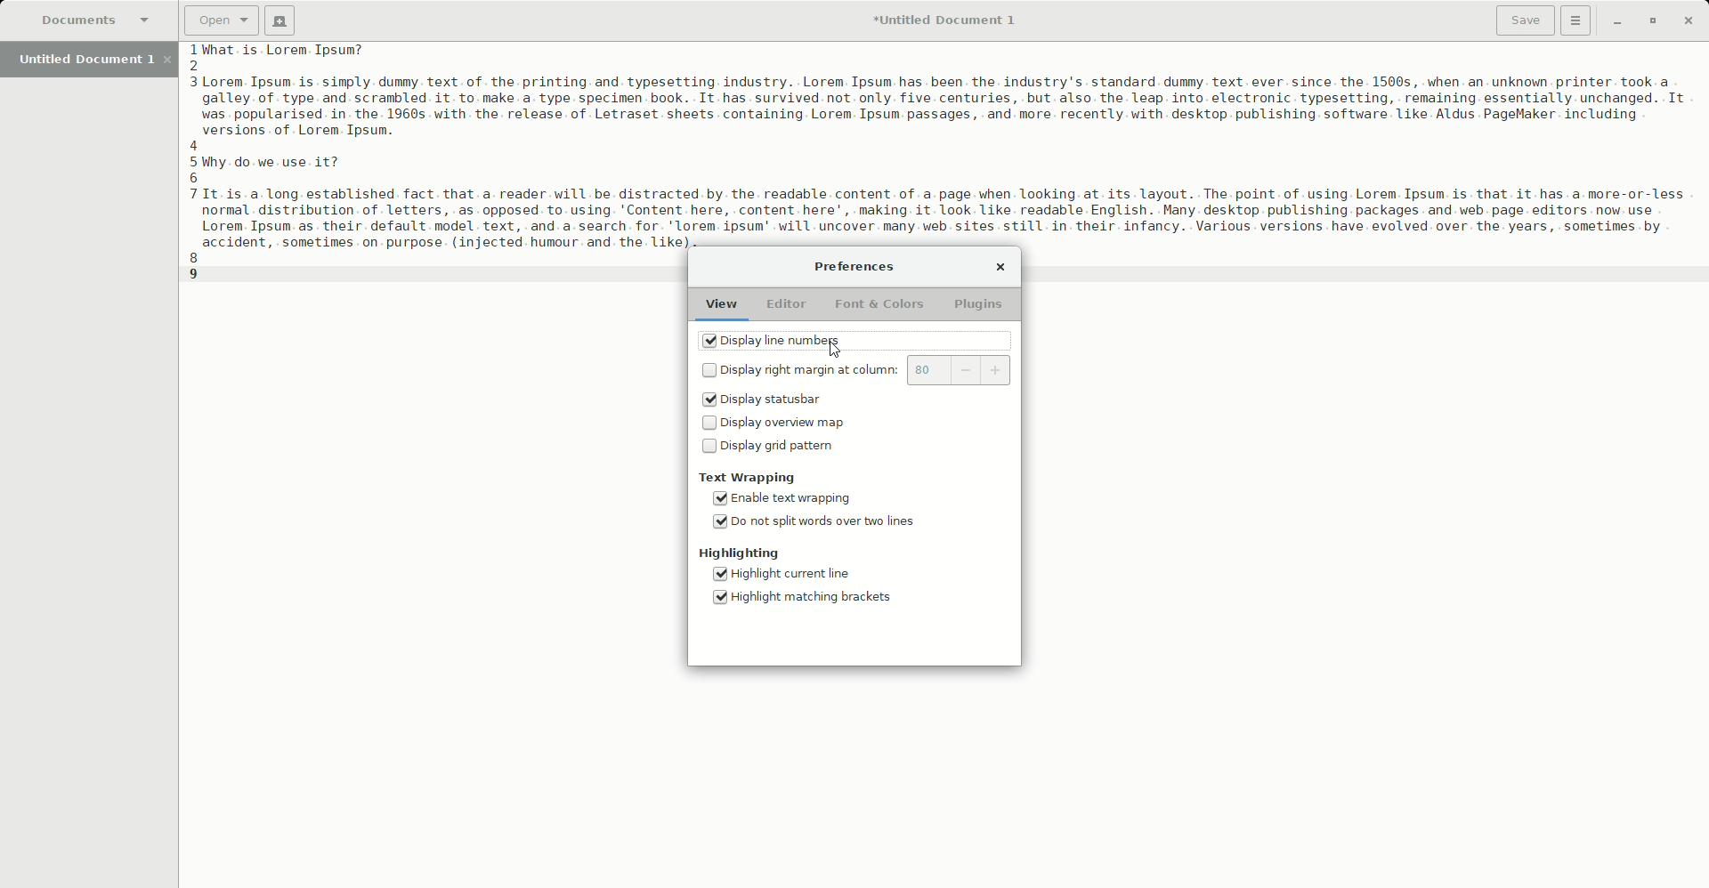 Image resolution: width=1709 pixels, height=888 pixels. What do you see at coordinates (960, 145) in the screenshot?
I see `Paragraphs` at bounding box center [960, 145].